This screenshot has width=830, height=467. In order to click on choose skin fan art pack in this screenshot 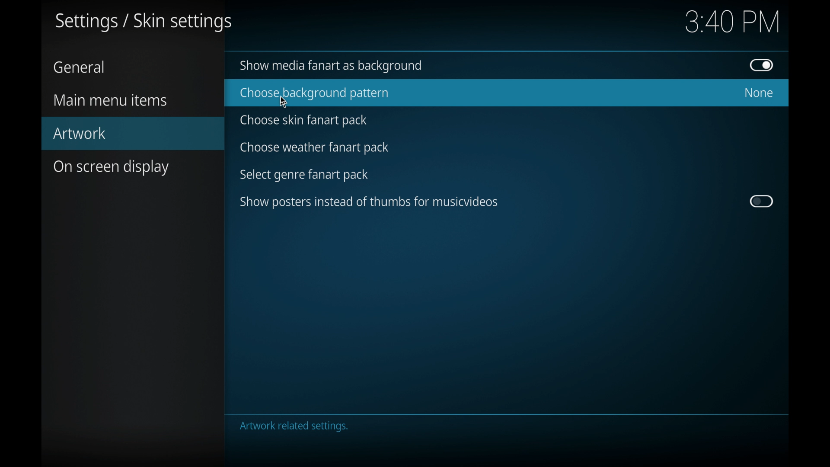, I will do `click(306, 120)`.